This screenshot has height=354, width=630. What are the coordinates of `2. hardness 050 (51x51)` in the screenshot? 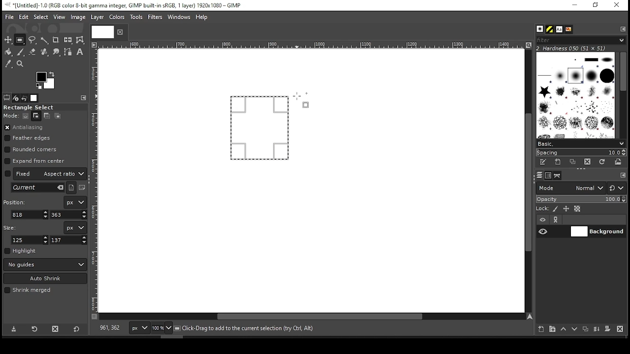 It's located at (574, 48).